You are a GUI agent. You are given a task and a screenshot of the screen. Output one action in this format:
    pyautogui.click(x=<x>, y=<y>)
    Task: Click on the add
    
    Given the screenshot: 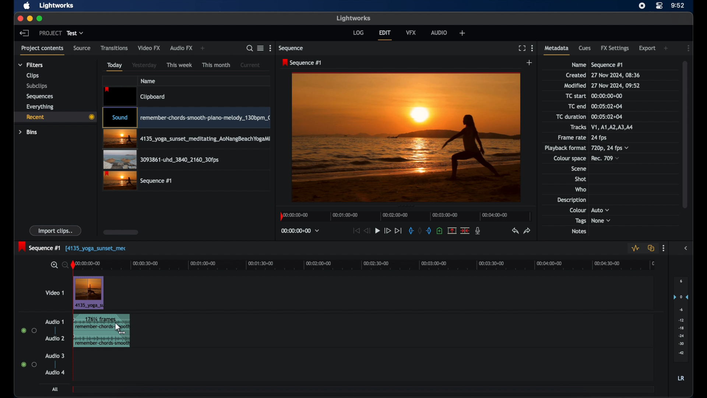 What is the action you would take?
    pyautogui.click(x=666, y=48)
    